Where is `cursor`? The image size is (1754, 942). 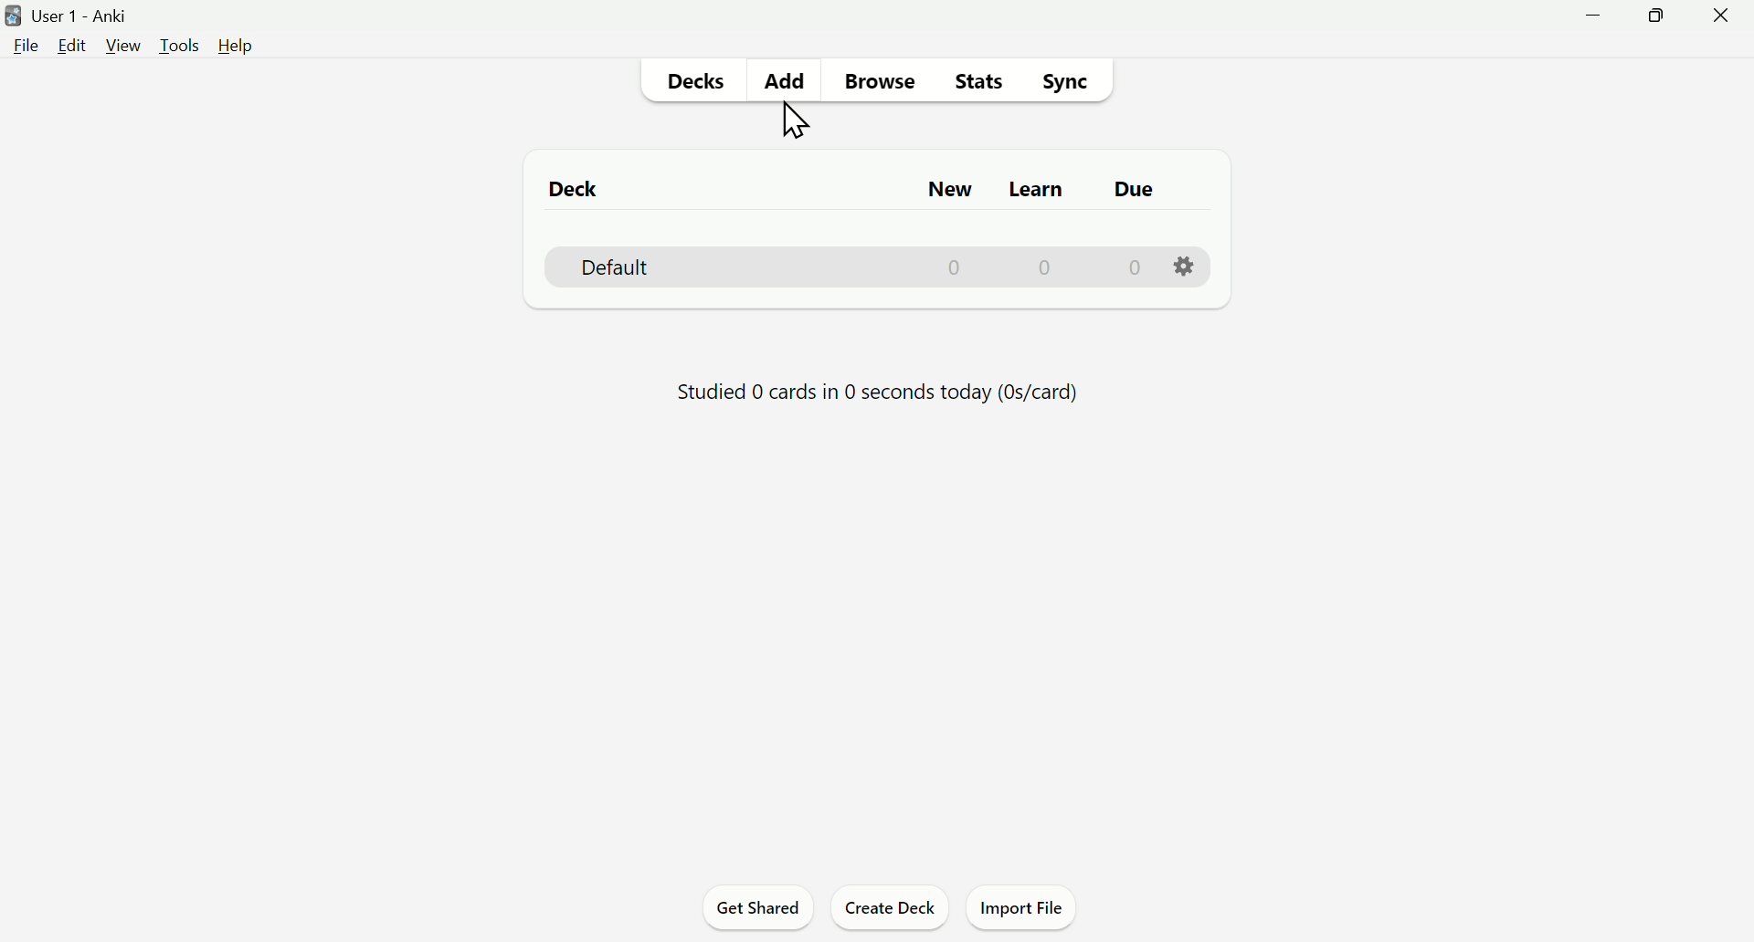 cursor is located at coordinates (793, 121).